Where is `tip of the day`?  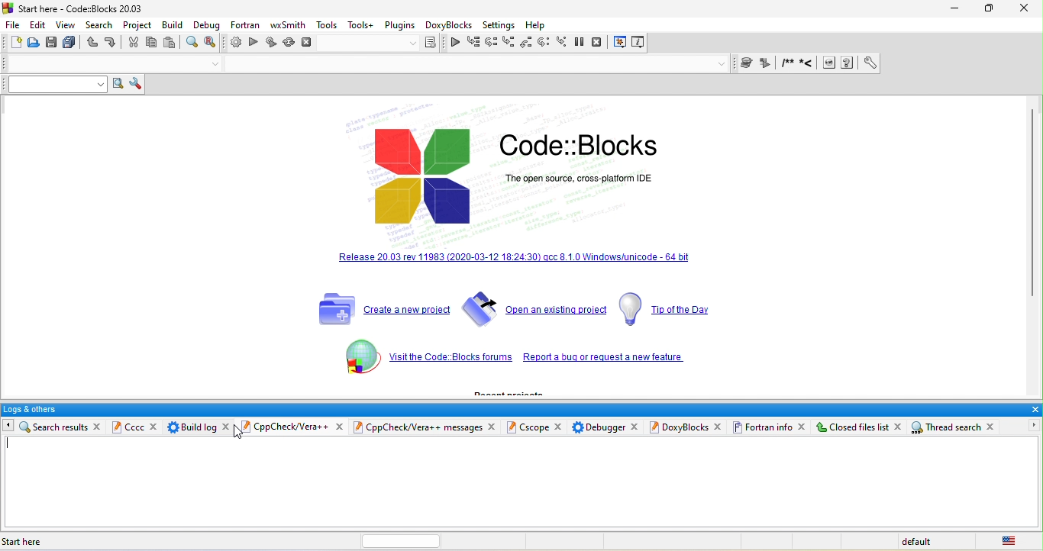
tip of the day is located at coordinates (667, 309).